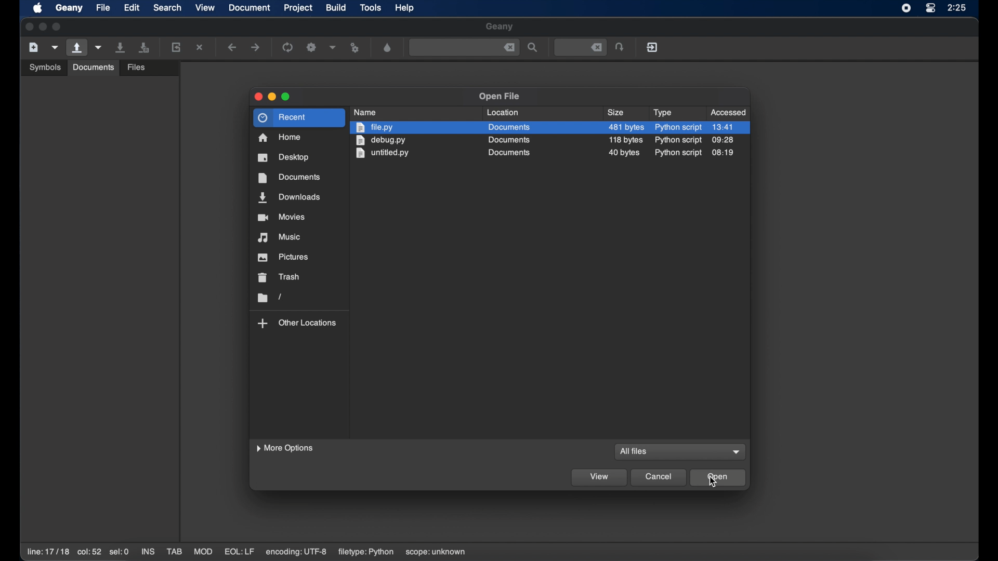  I want to click on screen recorder icon, so click(907, 8).